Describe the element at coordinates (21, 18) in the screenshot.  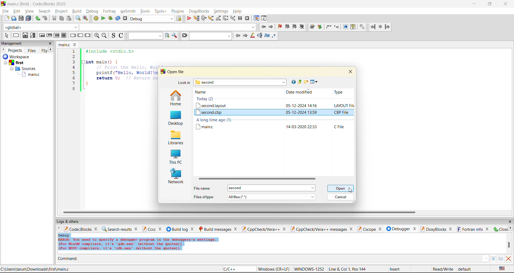
I see `save` at that location.